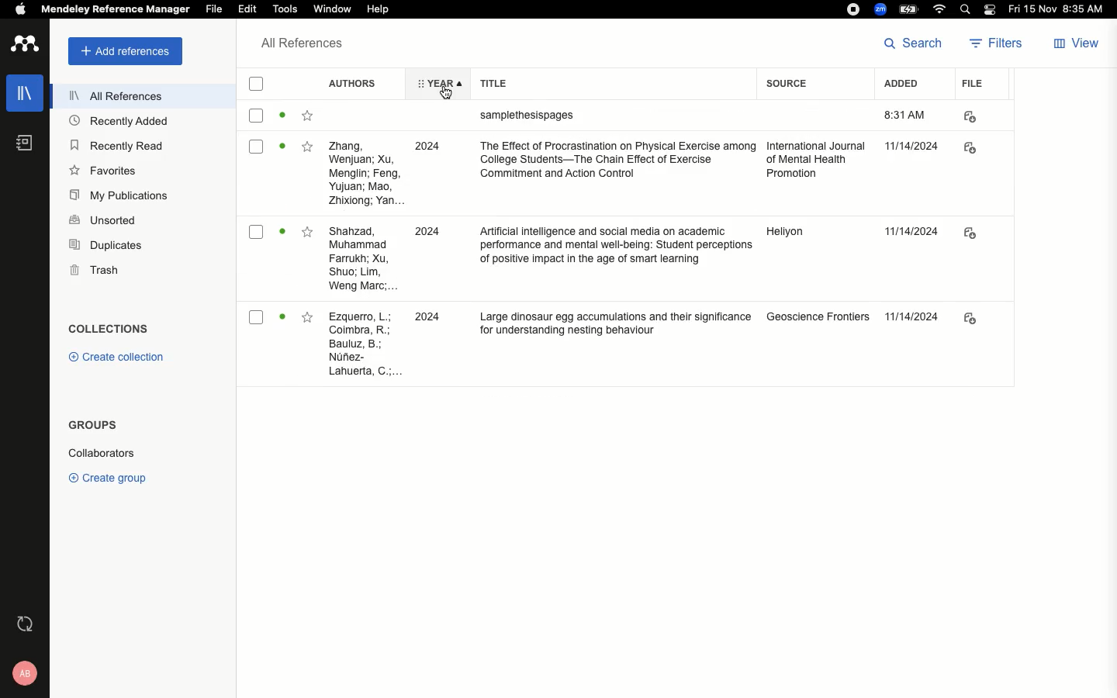 This screenshot has height=698, width=1117. Describe the element at coordinates (432, 81) in the screenshot. I see `Year of publication` at that location.